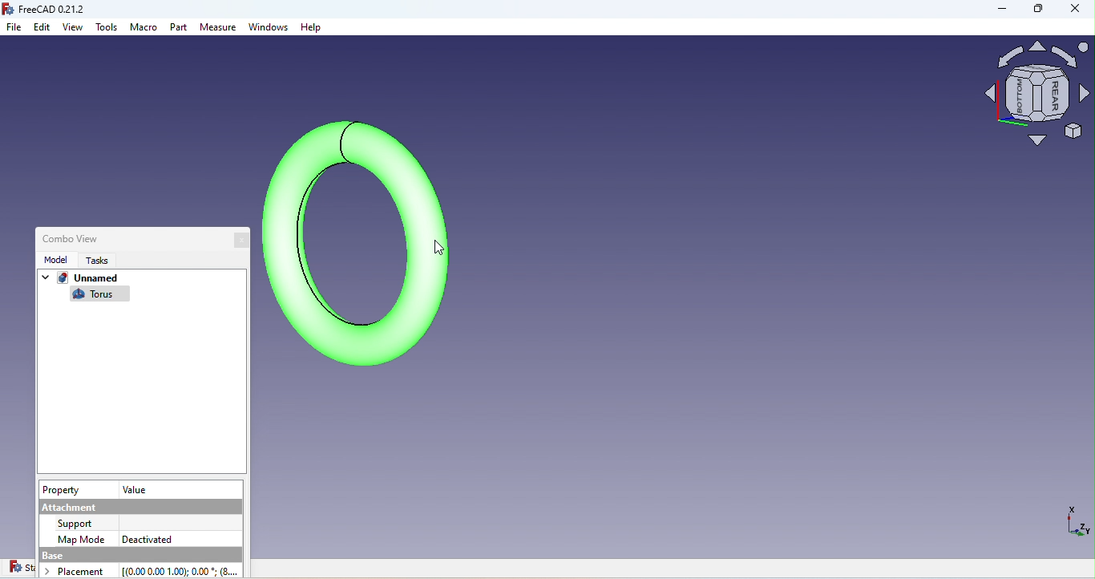 The image size is (1095, 579). Describe the element at coordinates (145, 570) in the screenshot. I see `Placement  [(0.00 0.00 1.00): 0.00 * (8...` at that location.